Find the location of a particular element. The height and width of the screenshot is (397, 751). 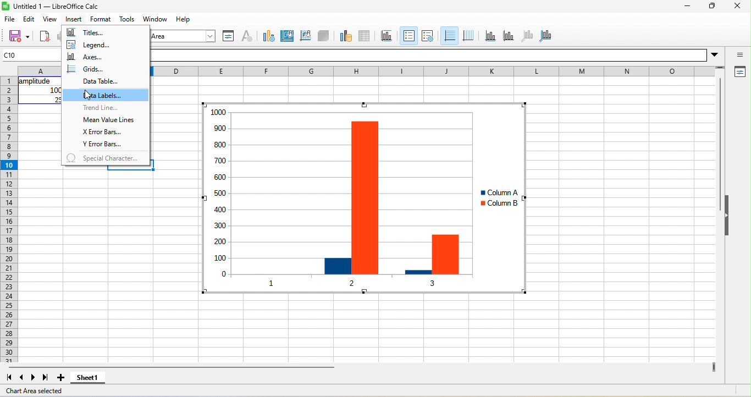

edit is located at coordinates (31, 19).